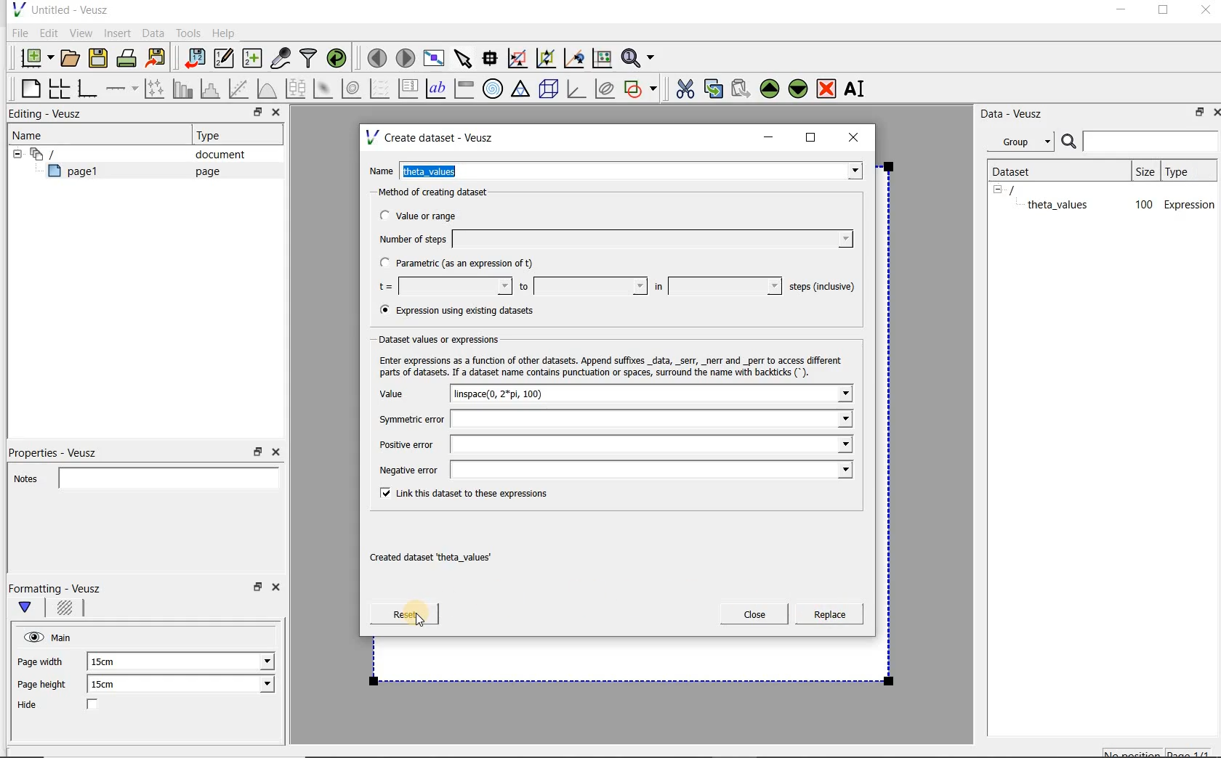  Describe the element at coordinates (432, 57) in the screenshot. I see `view plot full screen` at that location.